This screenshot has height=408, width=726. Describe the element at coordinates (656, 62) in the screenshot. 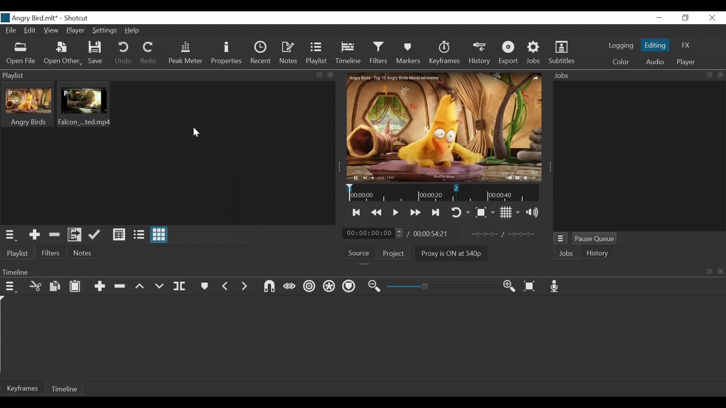

I see `Audio` at that location.